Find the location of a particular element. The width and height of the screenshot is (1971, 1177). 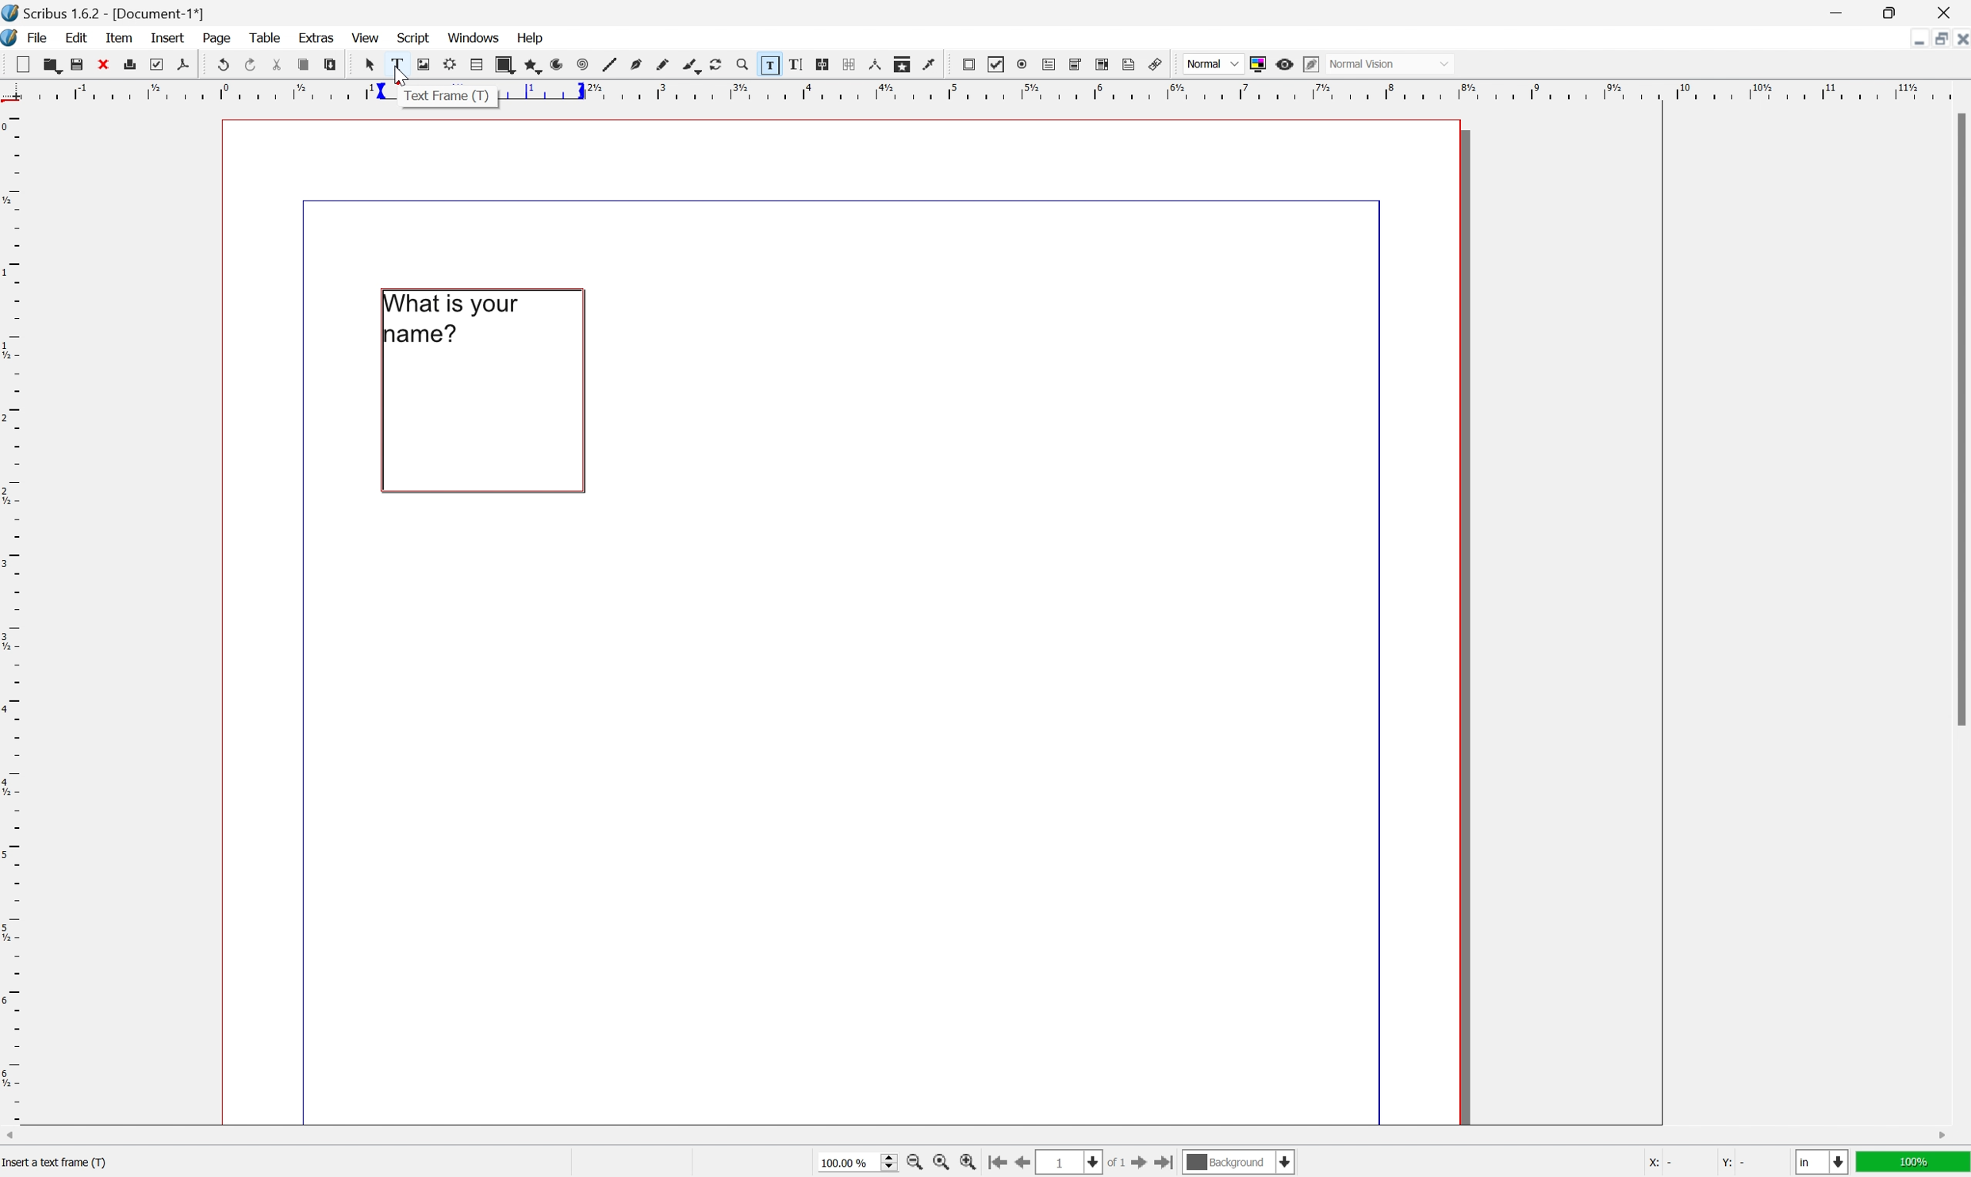

copy is located at coordinates (303, 66).